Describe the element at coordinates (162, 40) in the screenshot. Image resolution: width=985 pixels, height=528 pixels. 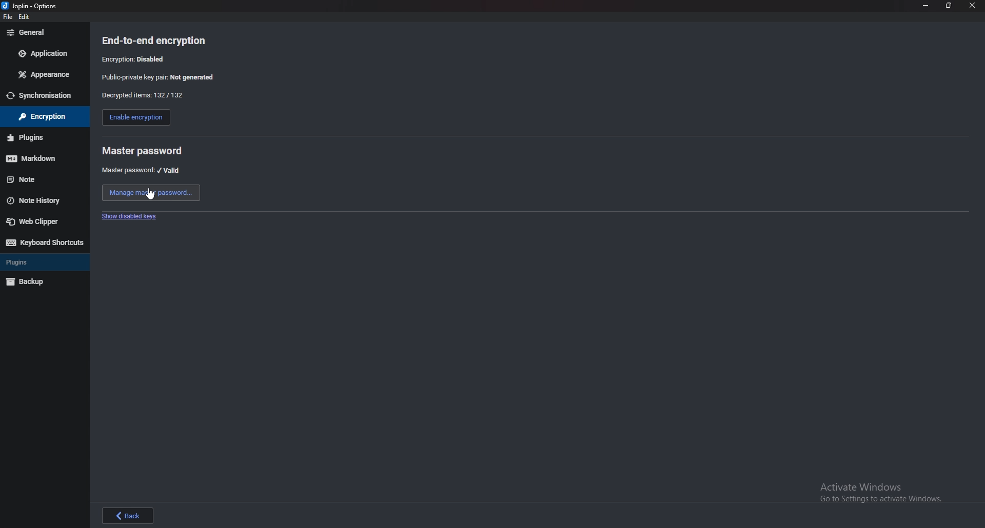
I see `end to end encryption` at that location.